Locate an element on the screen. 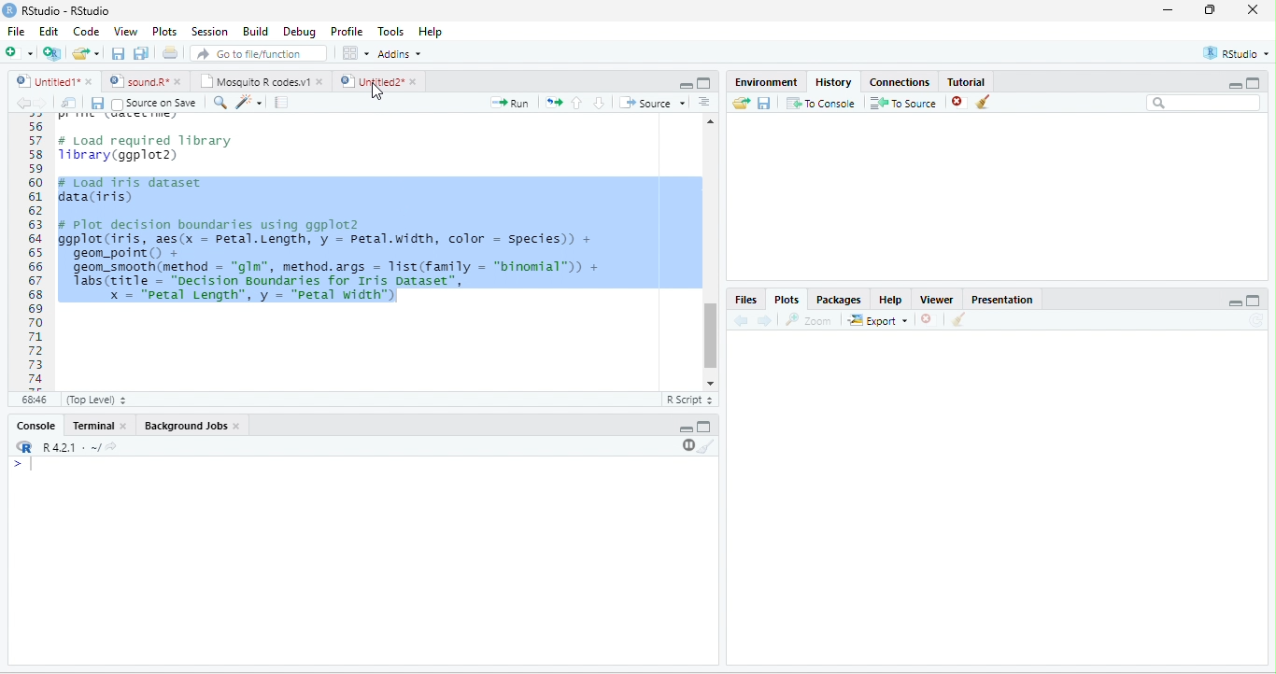 The height and width of the screenshot is (674, 1276). close is located at coordinates (926, 319).